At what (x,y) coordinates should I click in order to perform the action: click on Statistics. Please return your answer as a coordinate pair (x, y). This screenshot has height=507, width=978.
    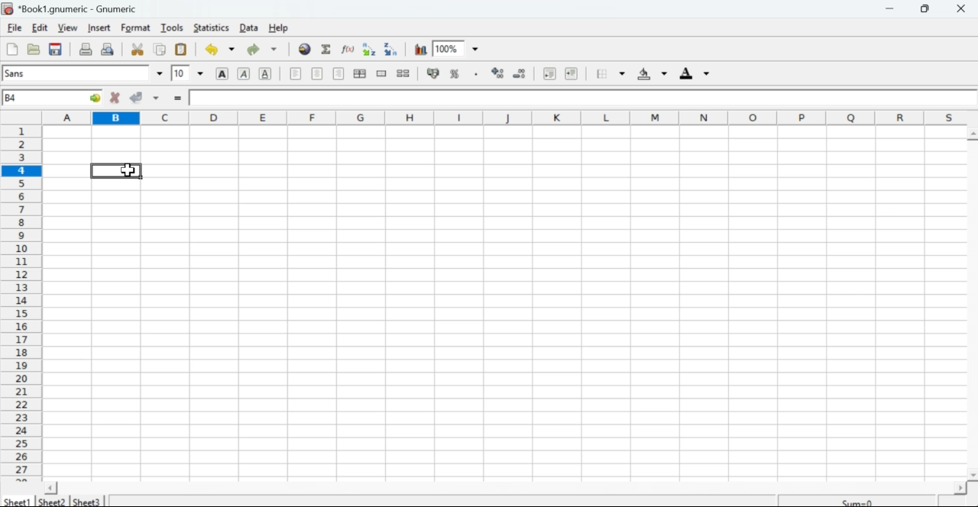
    Looking at the image, I should click on (211, 27).